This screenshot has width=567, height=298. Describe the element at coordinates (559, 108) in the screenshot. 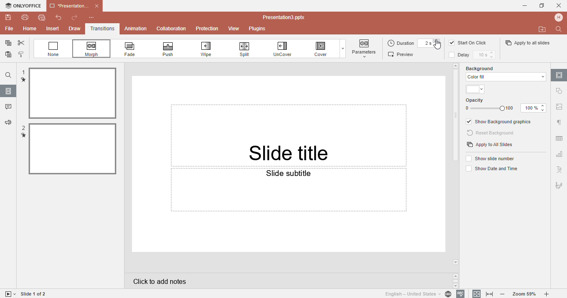

I see `Image settings` at that location.